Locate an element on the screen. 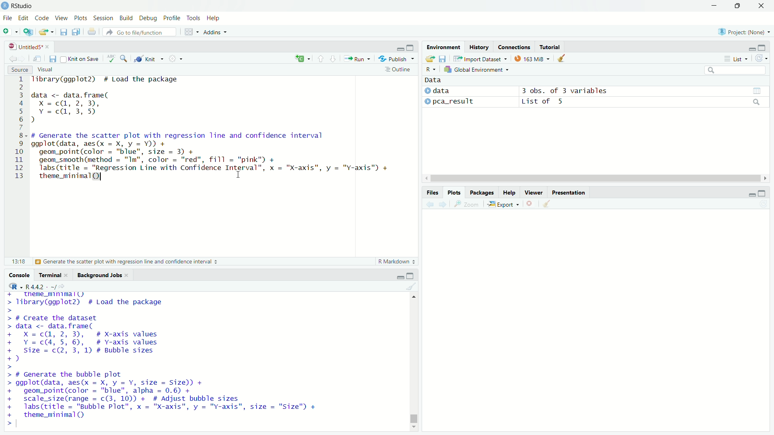 The height and width of the screenshot is (435, 774). RStudio is located at coordinates (18, 6).